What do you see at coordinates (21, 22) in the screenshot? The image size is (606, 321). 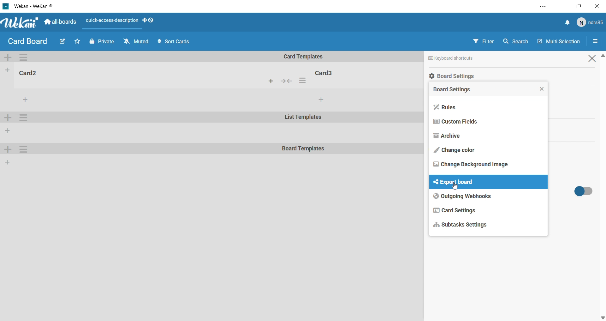 I see `` at bounding box center [21, 22].